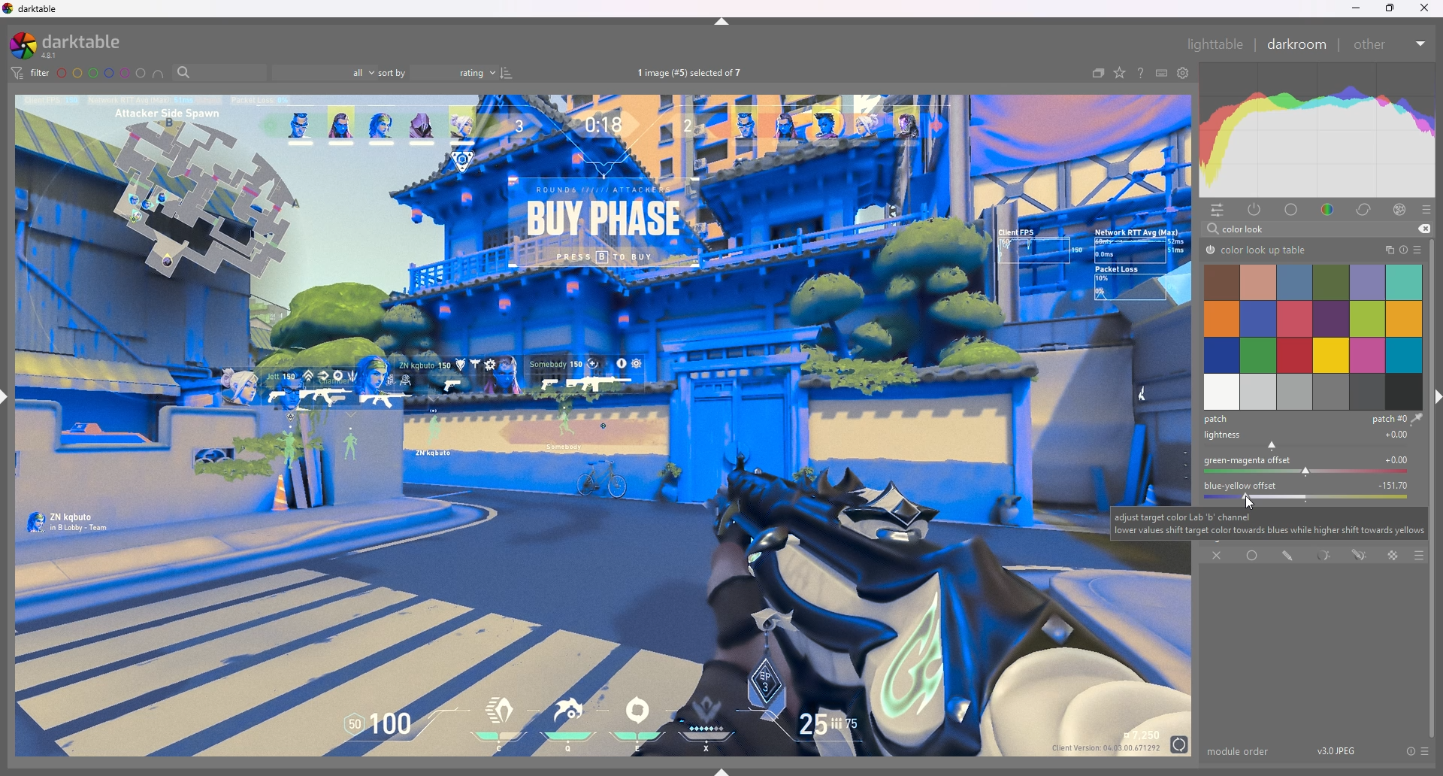 This screenshot has width=1443, height=776. What do you see at coordinates (1311, 490) in the screenshot?
I see `blue yellow offset` at bounding box center [1311, 490].